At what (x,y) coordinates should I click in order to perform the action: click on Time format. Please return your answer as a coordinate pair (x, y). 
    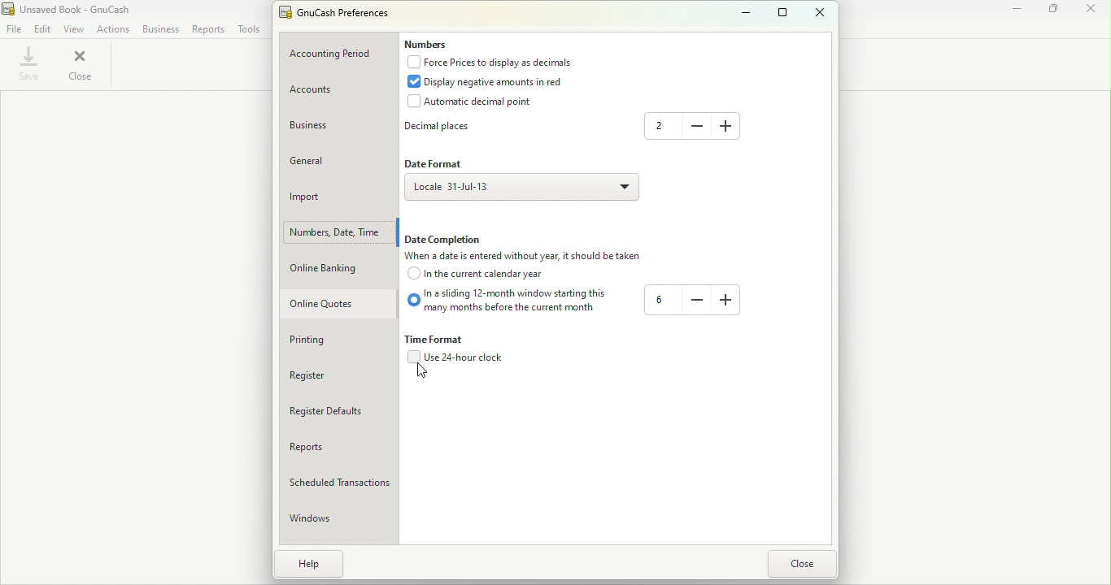
    Looking at the image, I should click on (432, 339).